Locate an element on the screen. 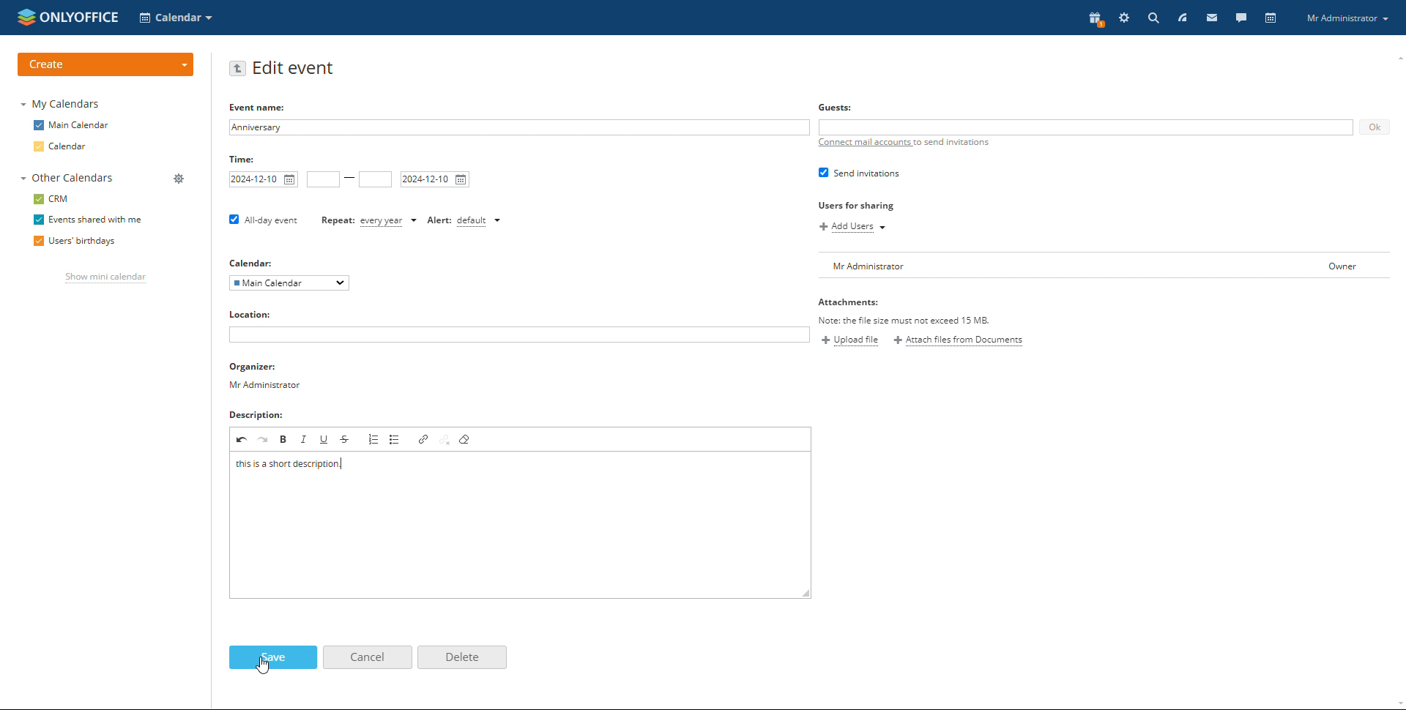 The image size is (1406, 710). Attachments: is located at coordinates (854, 303).